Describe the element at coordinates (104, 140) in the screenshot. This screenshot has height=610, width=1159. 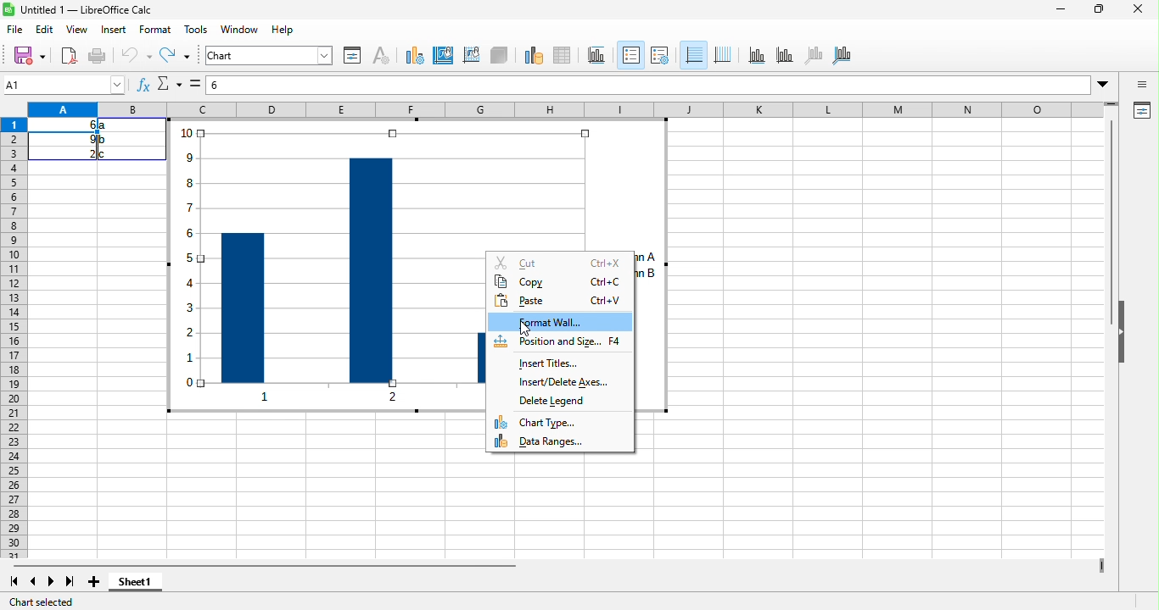
I see `b` at that location.